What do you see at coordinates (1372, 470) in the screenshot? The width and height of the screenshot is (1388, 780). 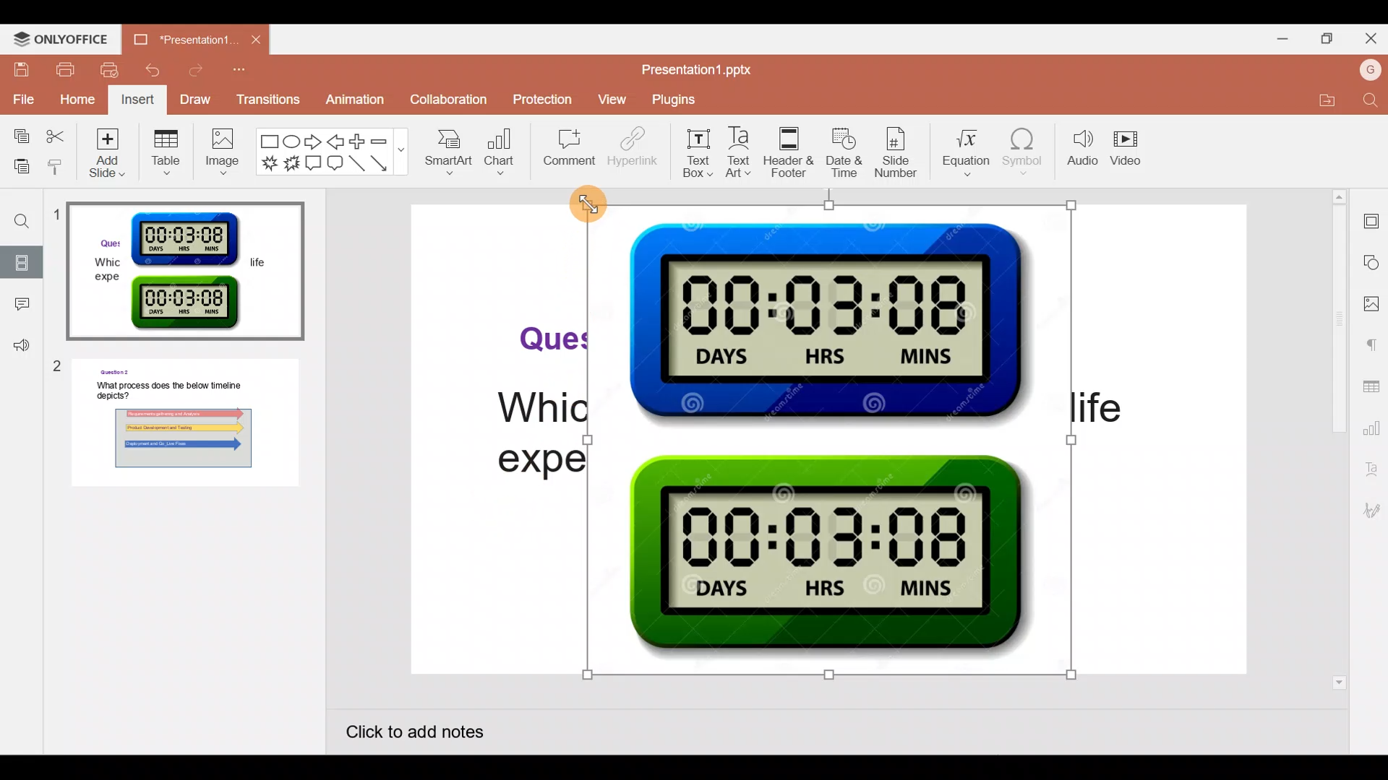 I see `Text Art settings` at bounding box center [1372, 470].